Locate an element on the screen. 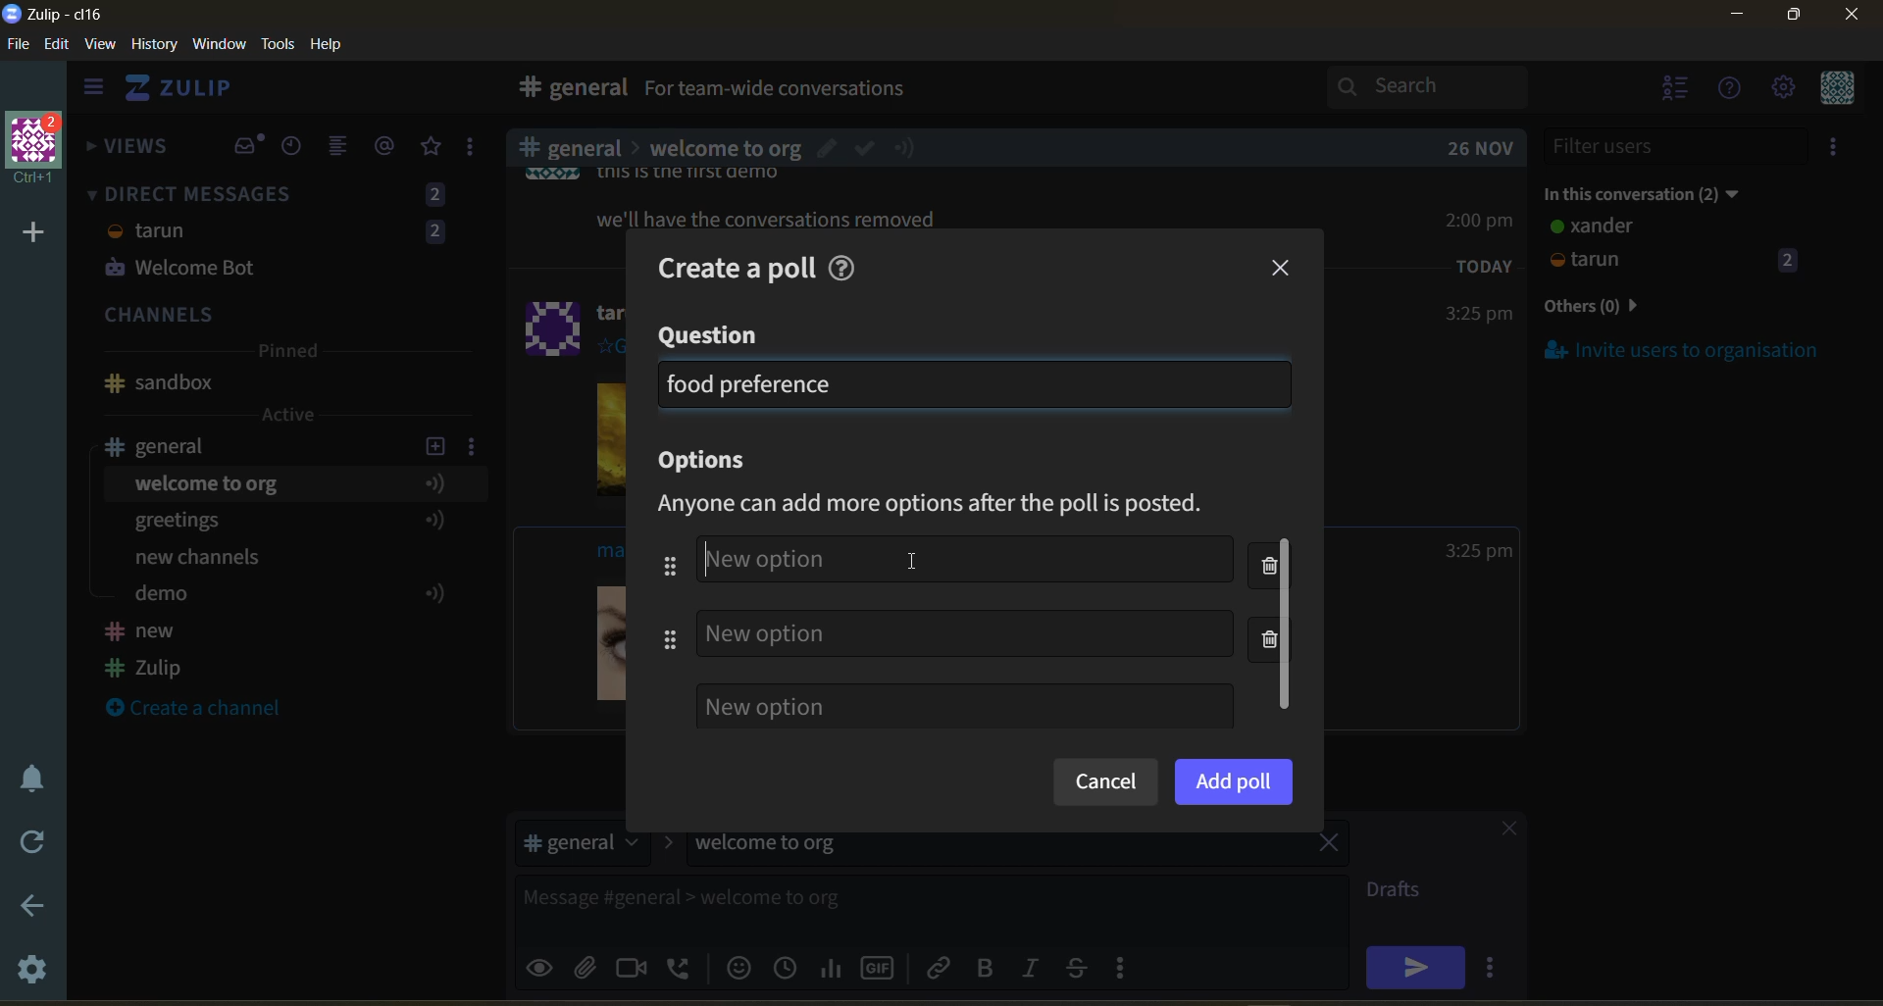 The width and height of the screenshot is (1883, 1006). compose actions is located at coordinates (1128, 967).